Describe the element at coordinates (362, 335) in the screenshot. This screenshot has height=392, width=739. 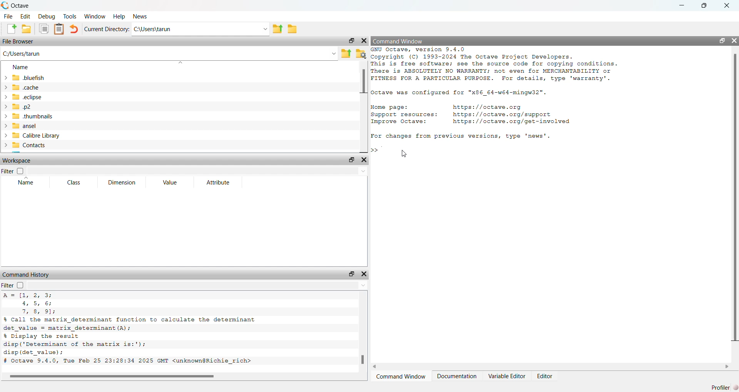
I see `scrollbar ` at that location.